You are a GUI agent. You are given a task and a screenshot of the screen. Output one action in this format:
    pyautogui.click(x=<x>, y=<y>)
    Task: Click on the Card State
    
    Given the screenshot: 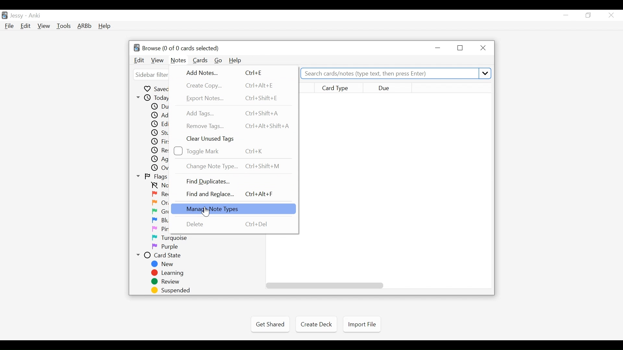 What is the action you would take?
    pyautogui.click(x=160, y=255)
    